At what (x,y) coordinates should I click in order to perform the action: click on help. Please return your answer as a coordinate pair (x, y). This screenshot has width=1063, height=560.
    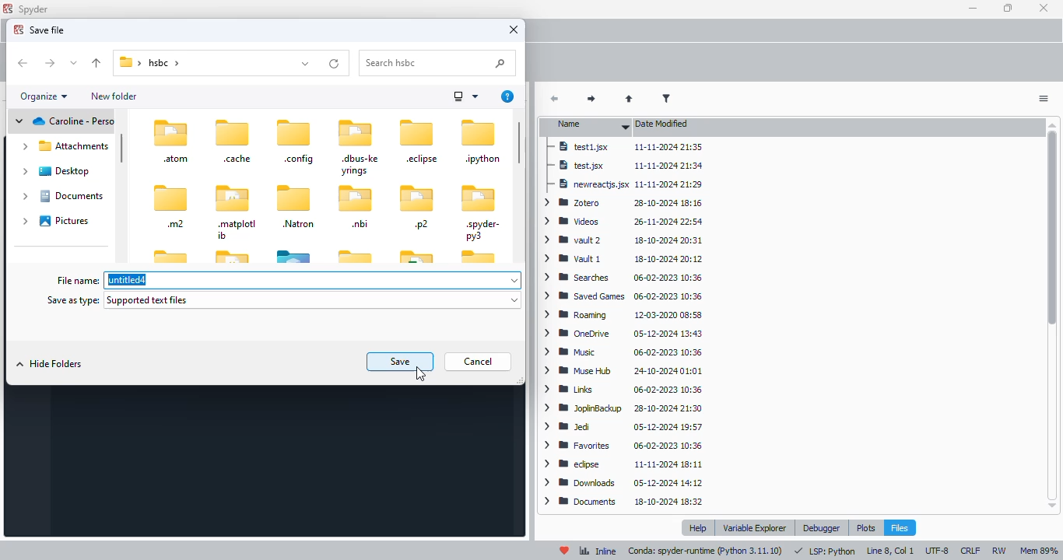
    Looking at the image, I should click on (697, 528).